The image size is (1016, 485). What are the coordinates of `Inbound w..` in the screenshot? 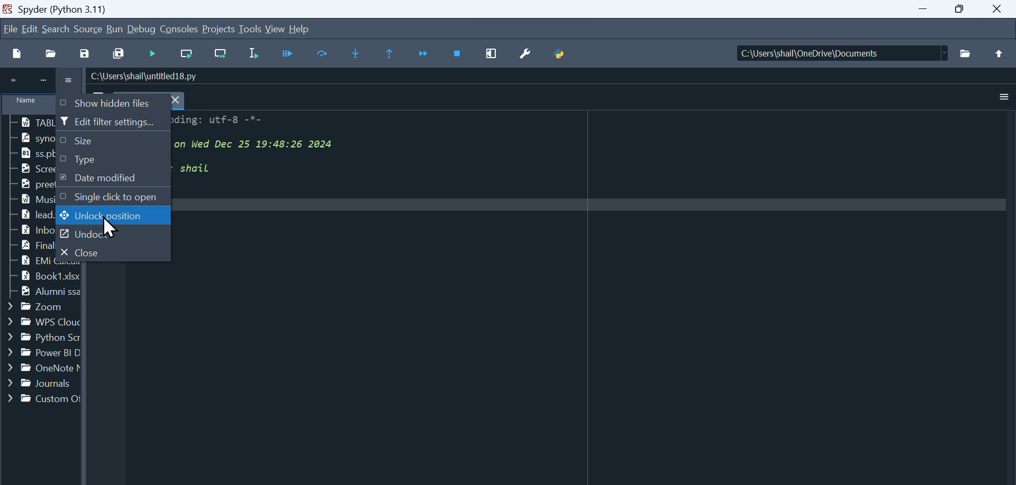 It's located at (26, 230).